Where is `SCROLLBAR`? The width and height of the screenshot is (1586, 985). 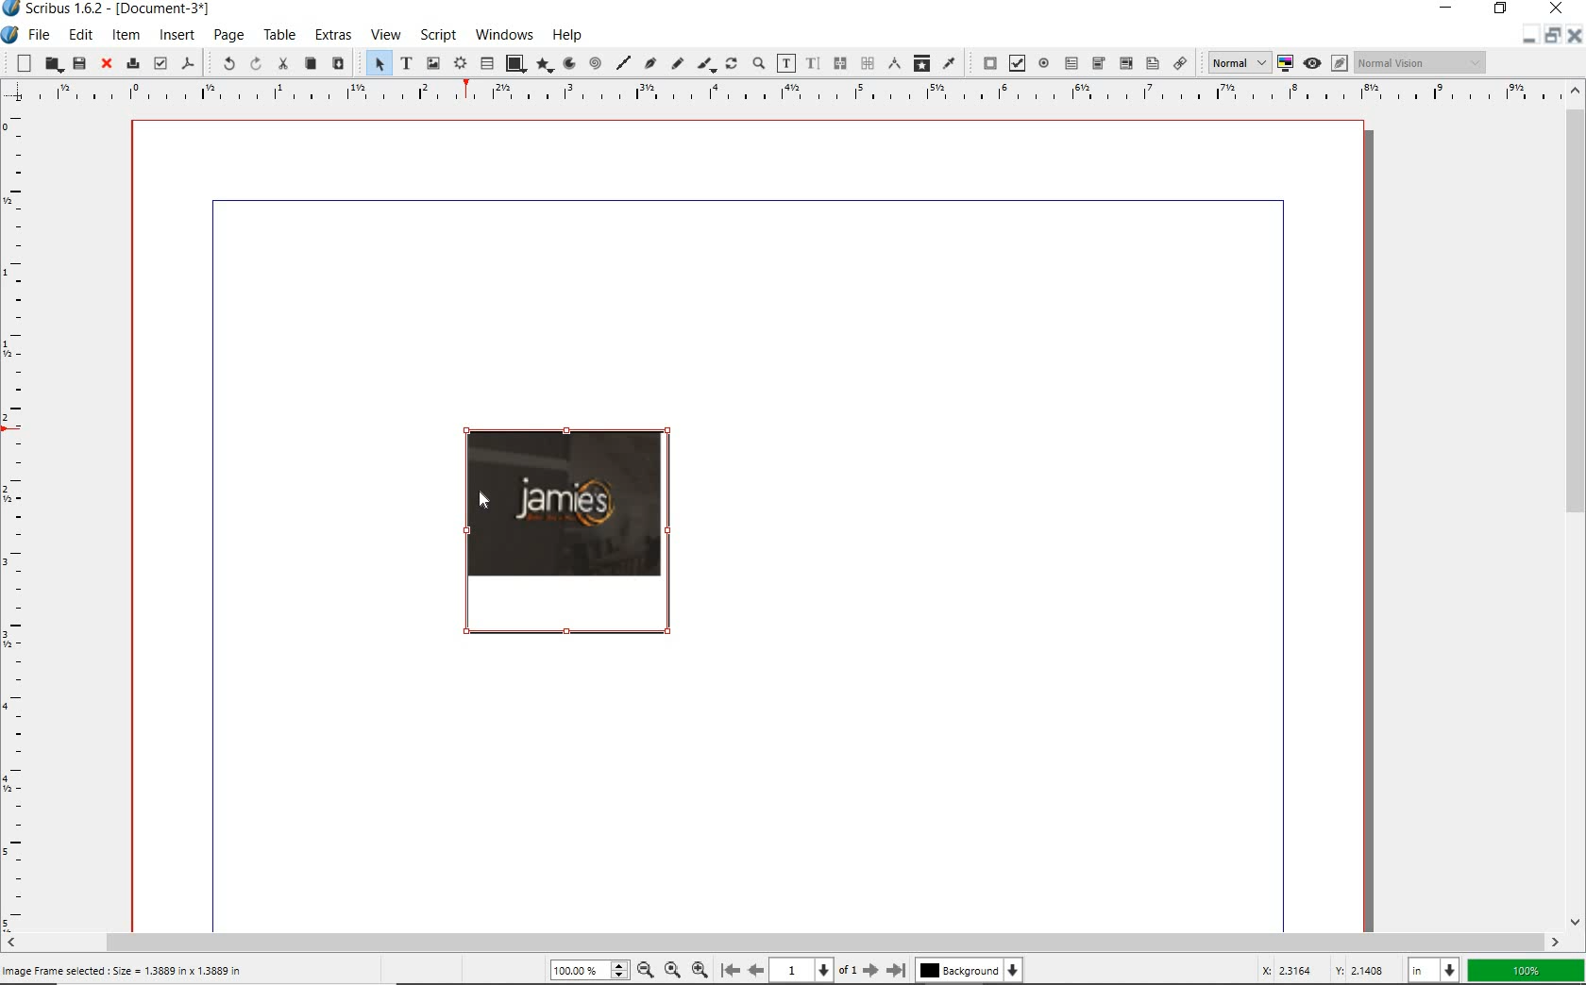 SCROLLBAR is located at coordinates (1577, 506).